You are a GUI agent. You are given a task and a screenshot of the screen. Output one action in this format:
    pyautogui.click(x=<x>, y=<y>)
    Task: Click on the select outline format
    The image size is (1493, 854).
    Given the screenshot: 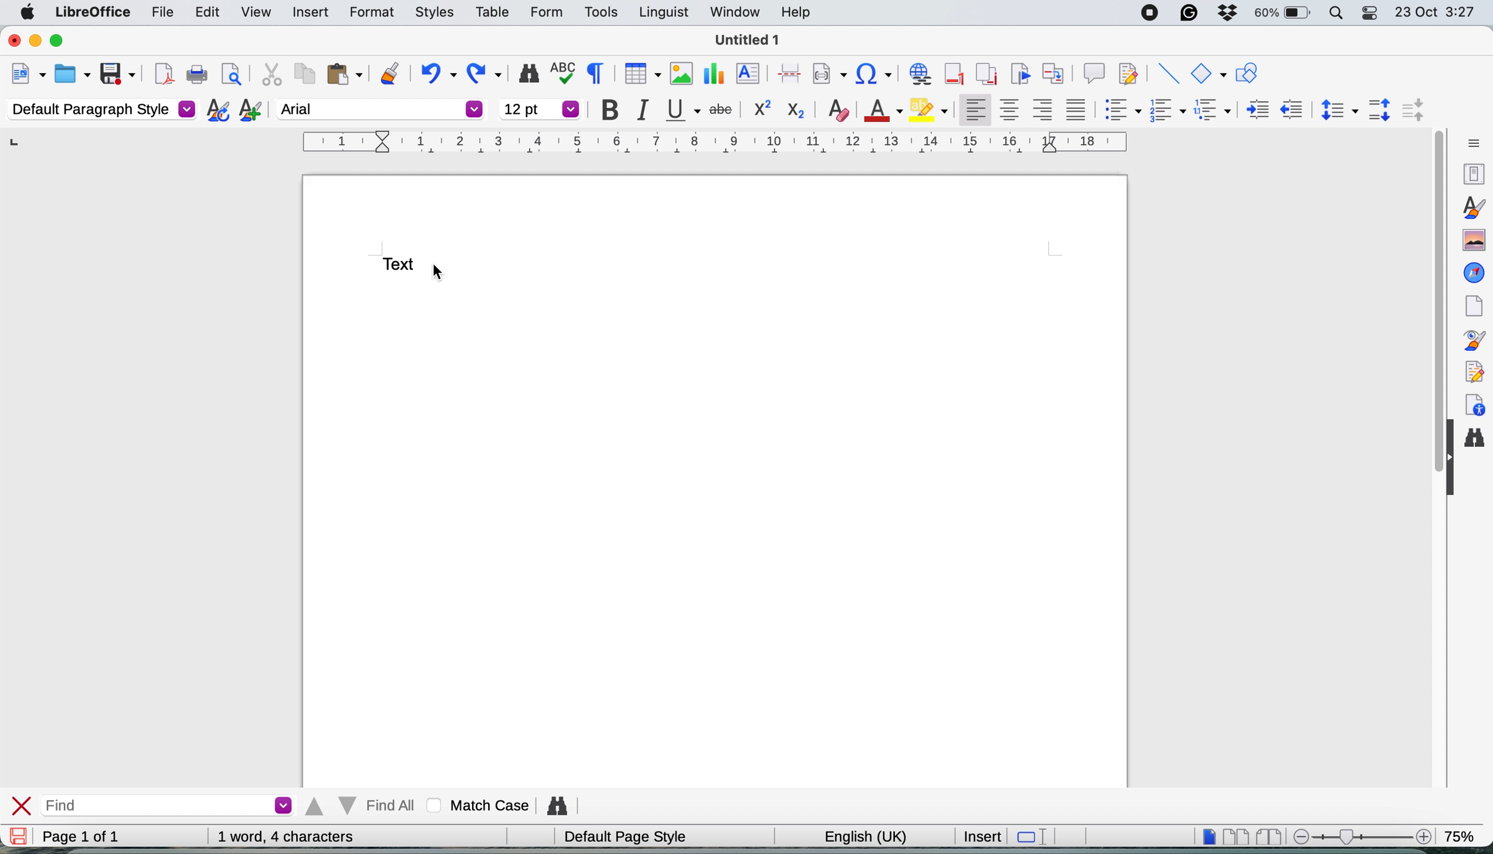 What is the action you would take?
    pyautogui.click(x=1213, y=110)
    